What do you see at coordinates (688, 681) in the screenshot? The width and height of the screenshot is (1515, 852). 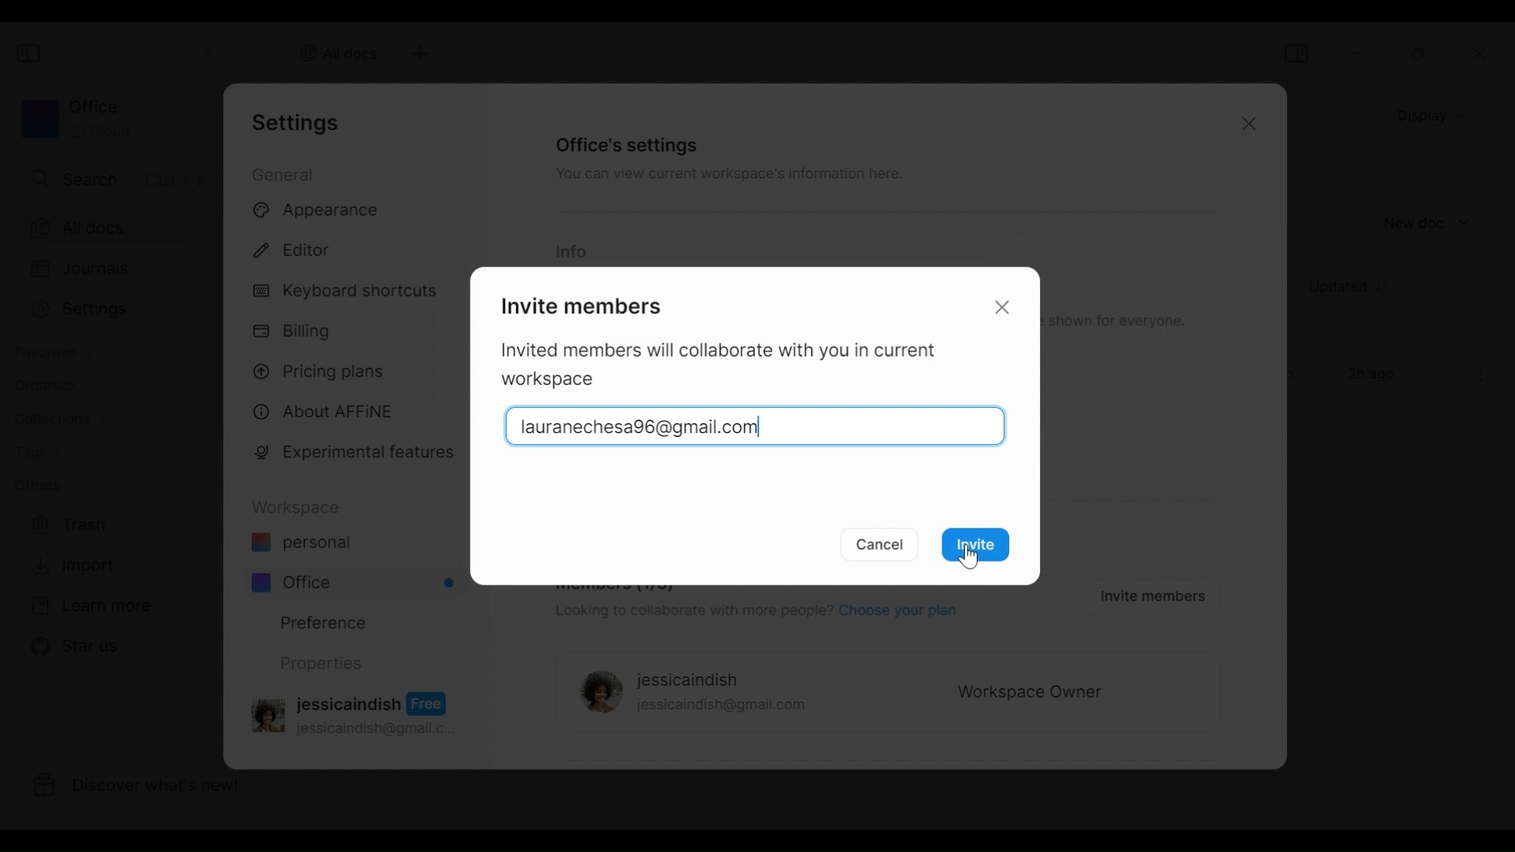 I see `Jessicaindish` at bounding box center [688, 681].